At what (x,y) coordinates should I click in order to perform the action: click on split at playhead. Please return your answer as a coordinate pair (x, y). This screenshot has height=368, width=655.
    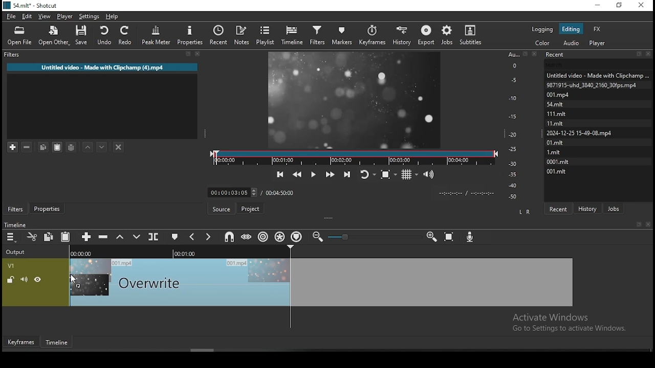
    Looking at the image, I should click on (155, 236).